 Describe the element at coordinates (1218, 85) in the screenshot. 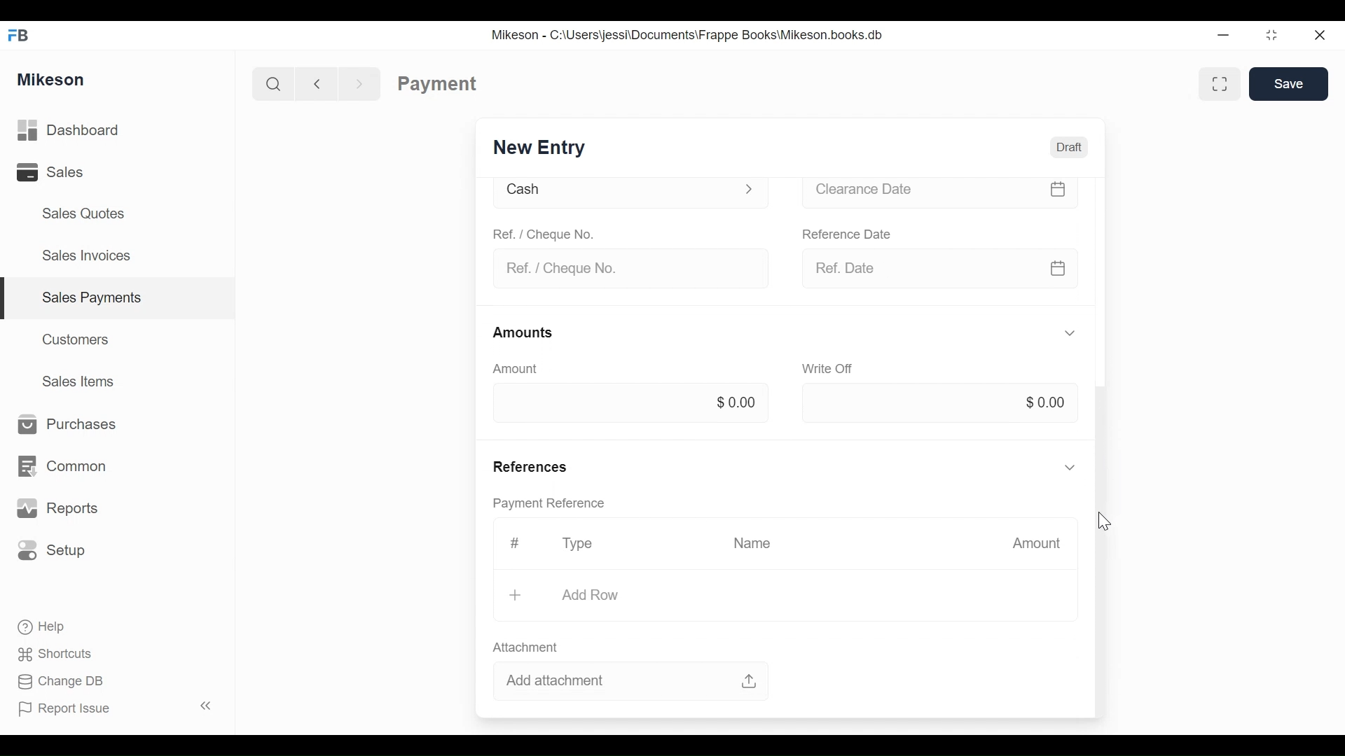

I see `Full width toggle` at that location.